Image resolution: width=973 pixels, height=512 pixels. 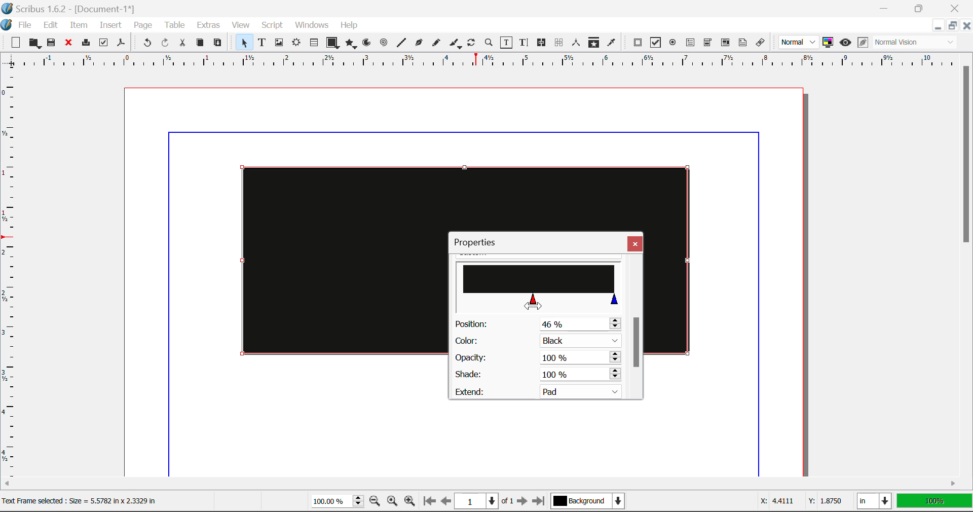 I want to click on PDF Push Button, so click(x=638, y=42).